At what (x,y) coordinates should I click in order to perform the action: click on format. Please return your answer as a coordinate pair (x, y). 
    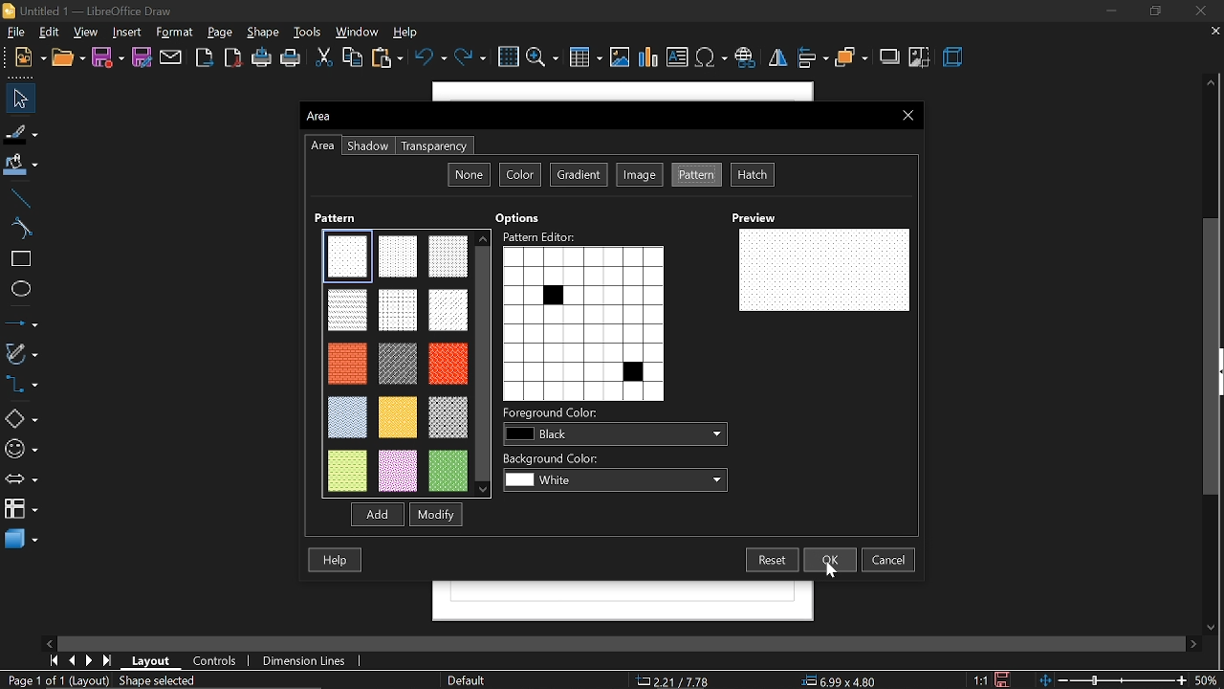
    Looking at the image, I should click on (178, 32).